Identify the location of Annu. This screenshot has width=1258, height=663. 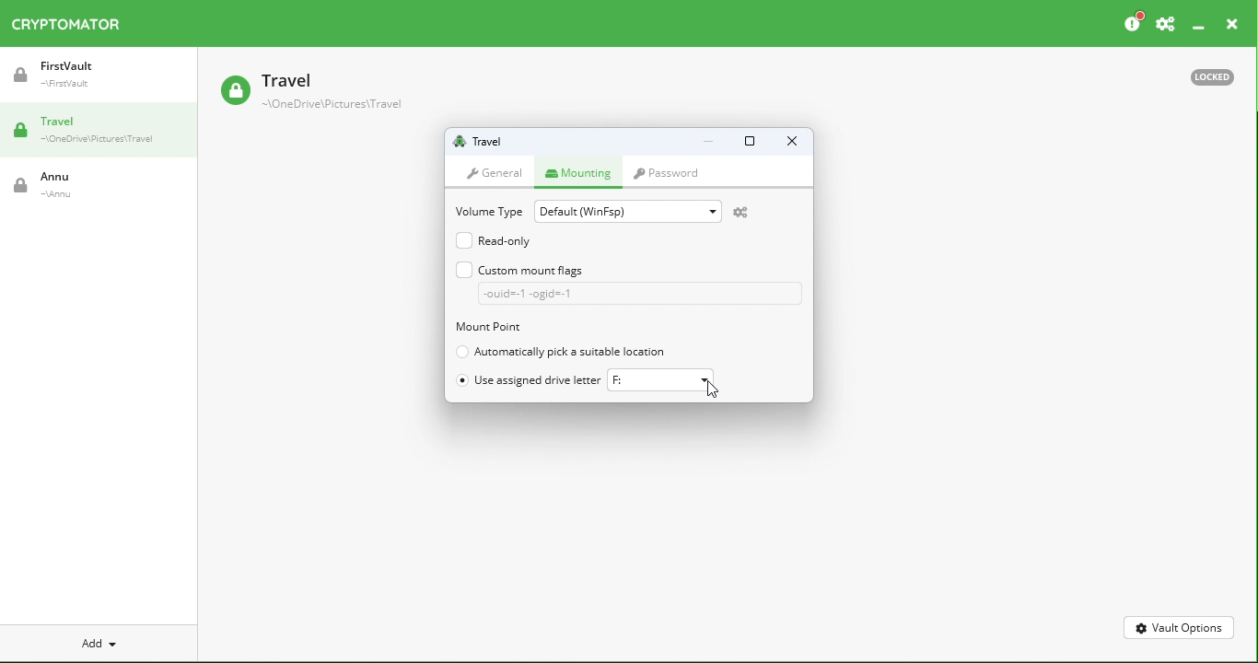
(58, 189).